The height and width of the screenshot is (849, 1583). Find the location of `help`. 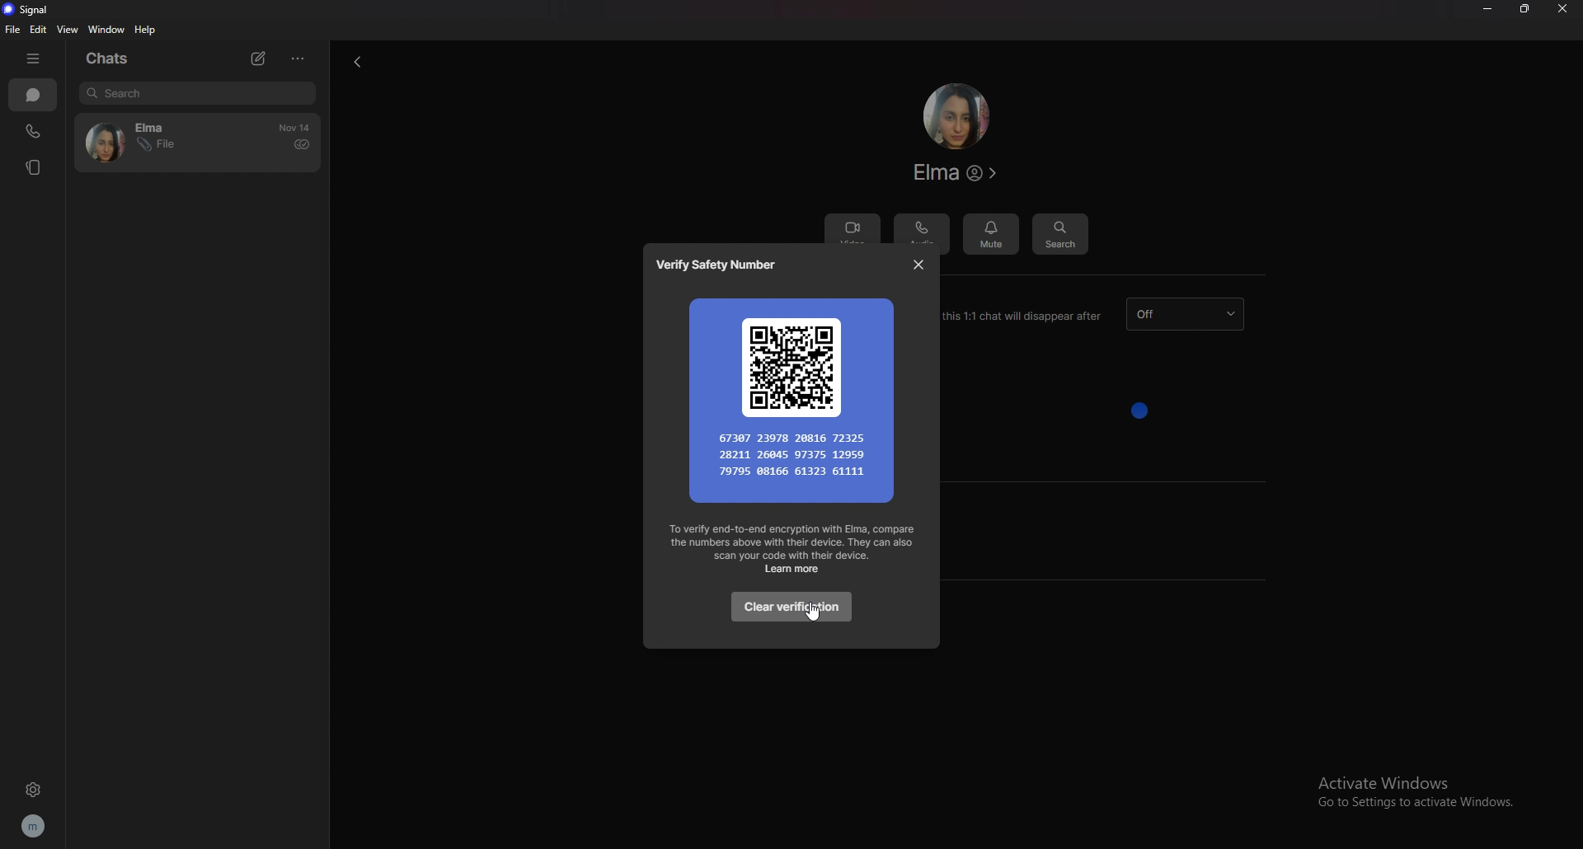

help is located at coordinates (147, 30).